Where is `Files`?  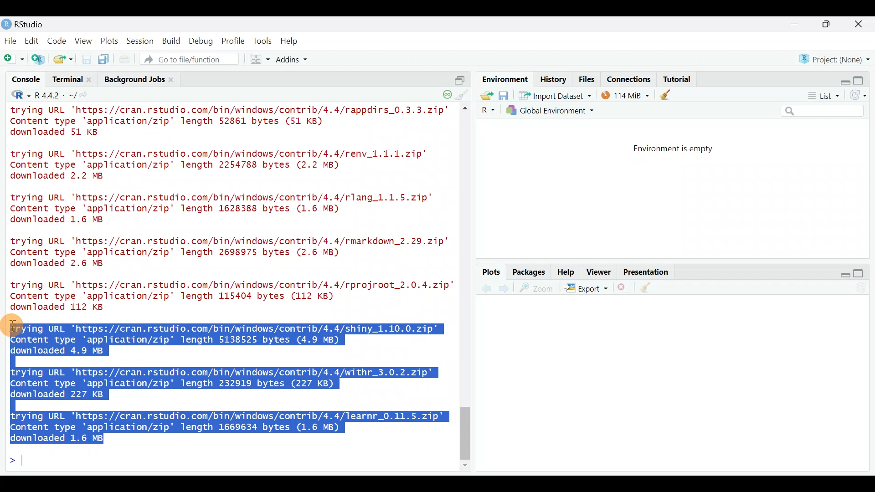 Files is located at coordinates (587, 79).